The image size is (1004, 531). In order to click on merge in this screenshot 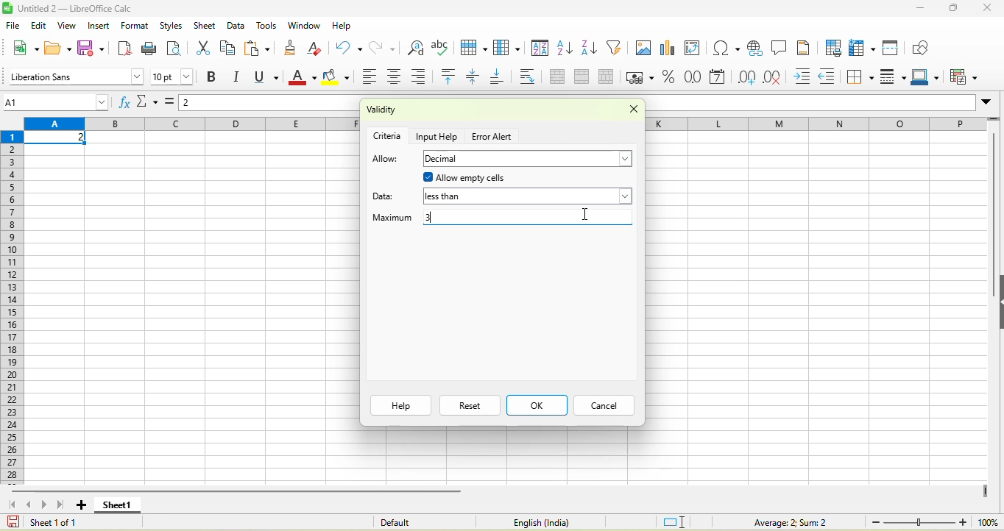, I will do `click(586, 78)`.